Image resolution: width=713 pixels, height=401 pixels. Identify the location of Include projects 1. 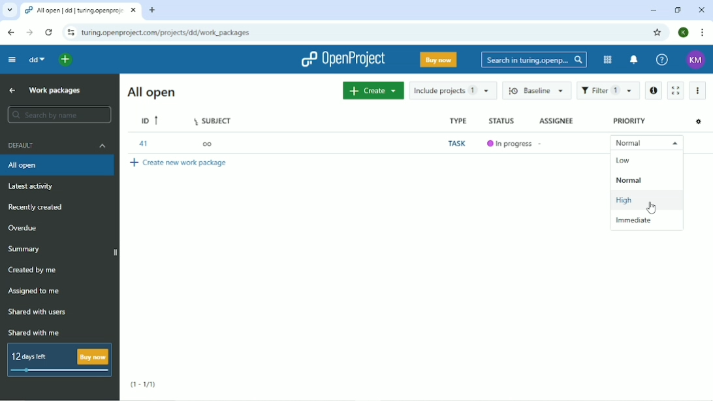
(453, 91).